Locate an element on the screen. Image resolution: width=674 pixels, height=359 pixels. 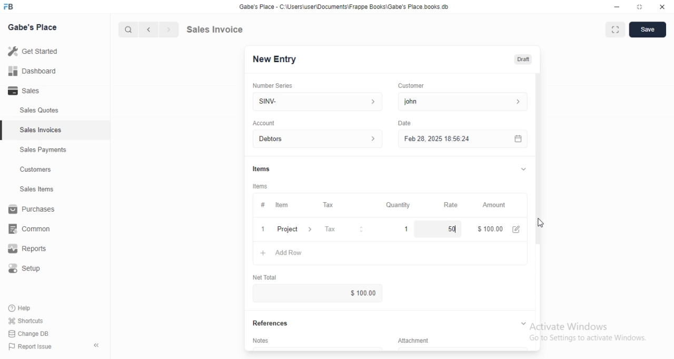
Reports is located at coordinates (34, 250).